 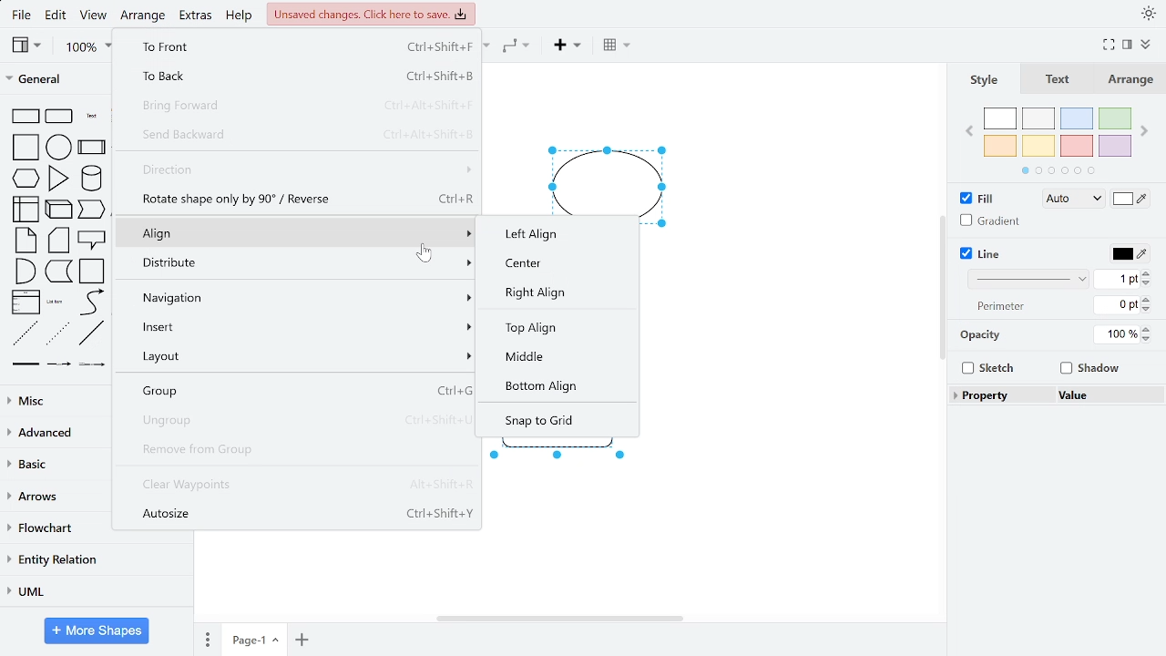 I want to click on top align, so click(x=559, y=329).